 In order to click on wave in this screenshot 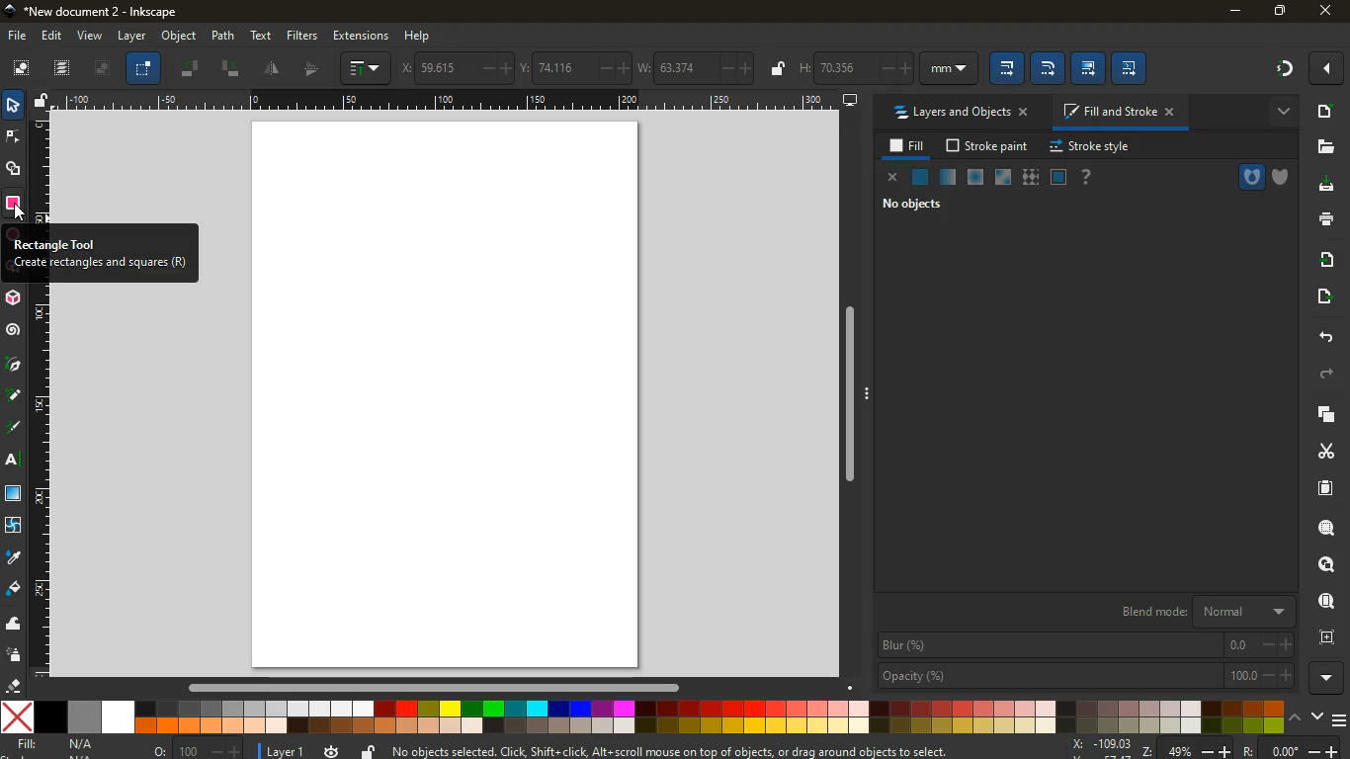, I will do `click(14, 624)`.